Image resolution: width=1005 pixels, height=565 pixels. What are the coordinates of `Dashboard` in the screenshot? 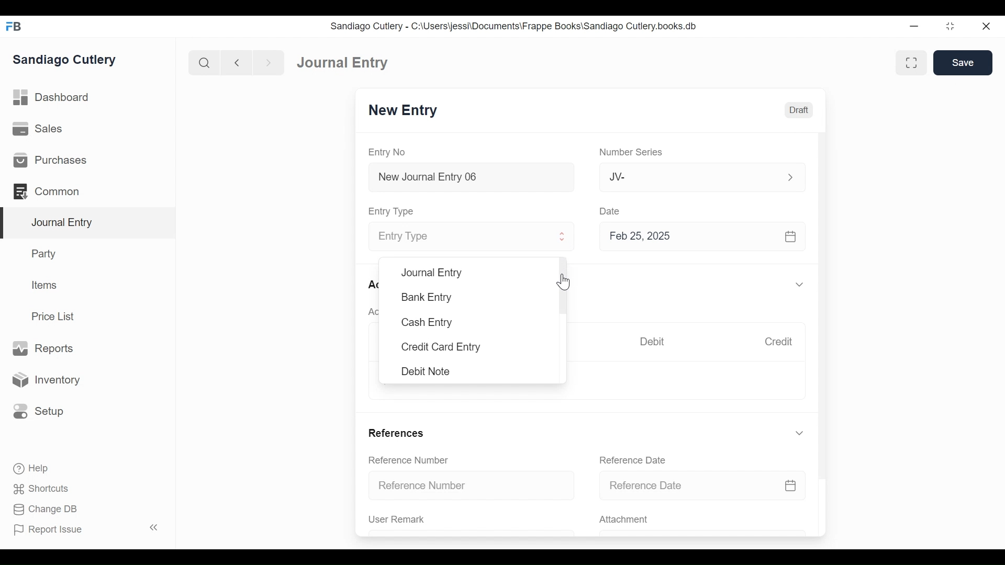 It's located at (52, 98).